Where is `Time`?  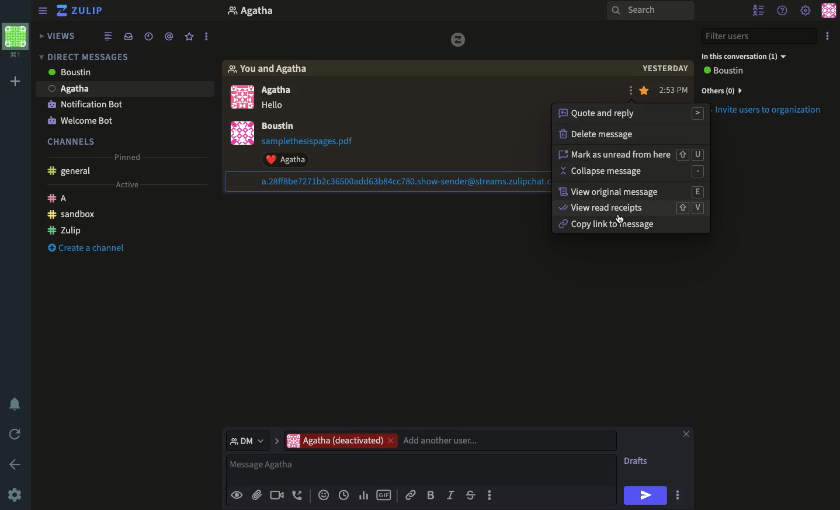
Time is located at coordinates (148, 35).